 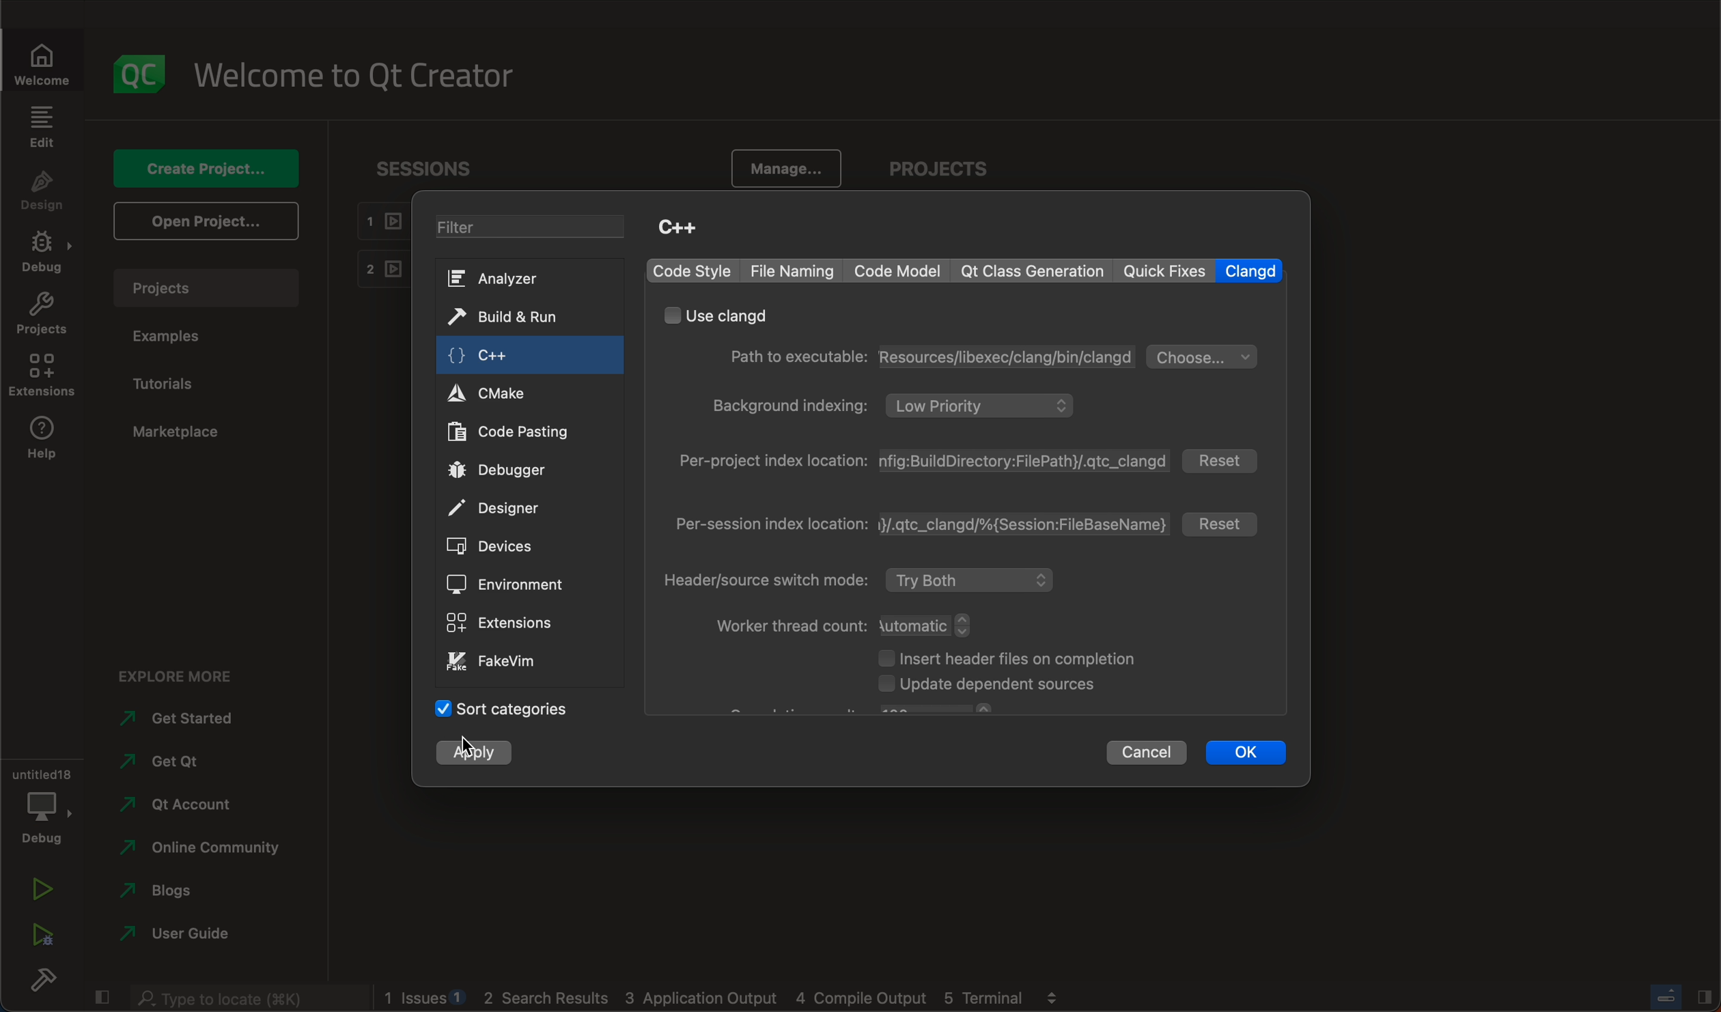 I want to click on reset, so click(x=1222, y=460).